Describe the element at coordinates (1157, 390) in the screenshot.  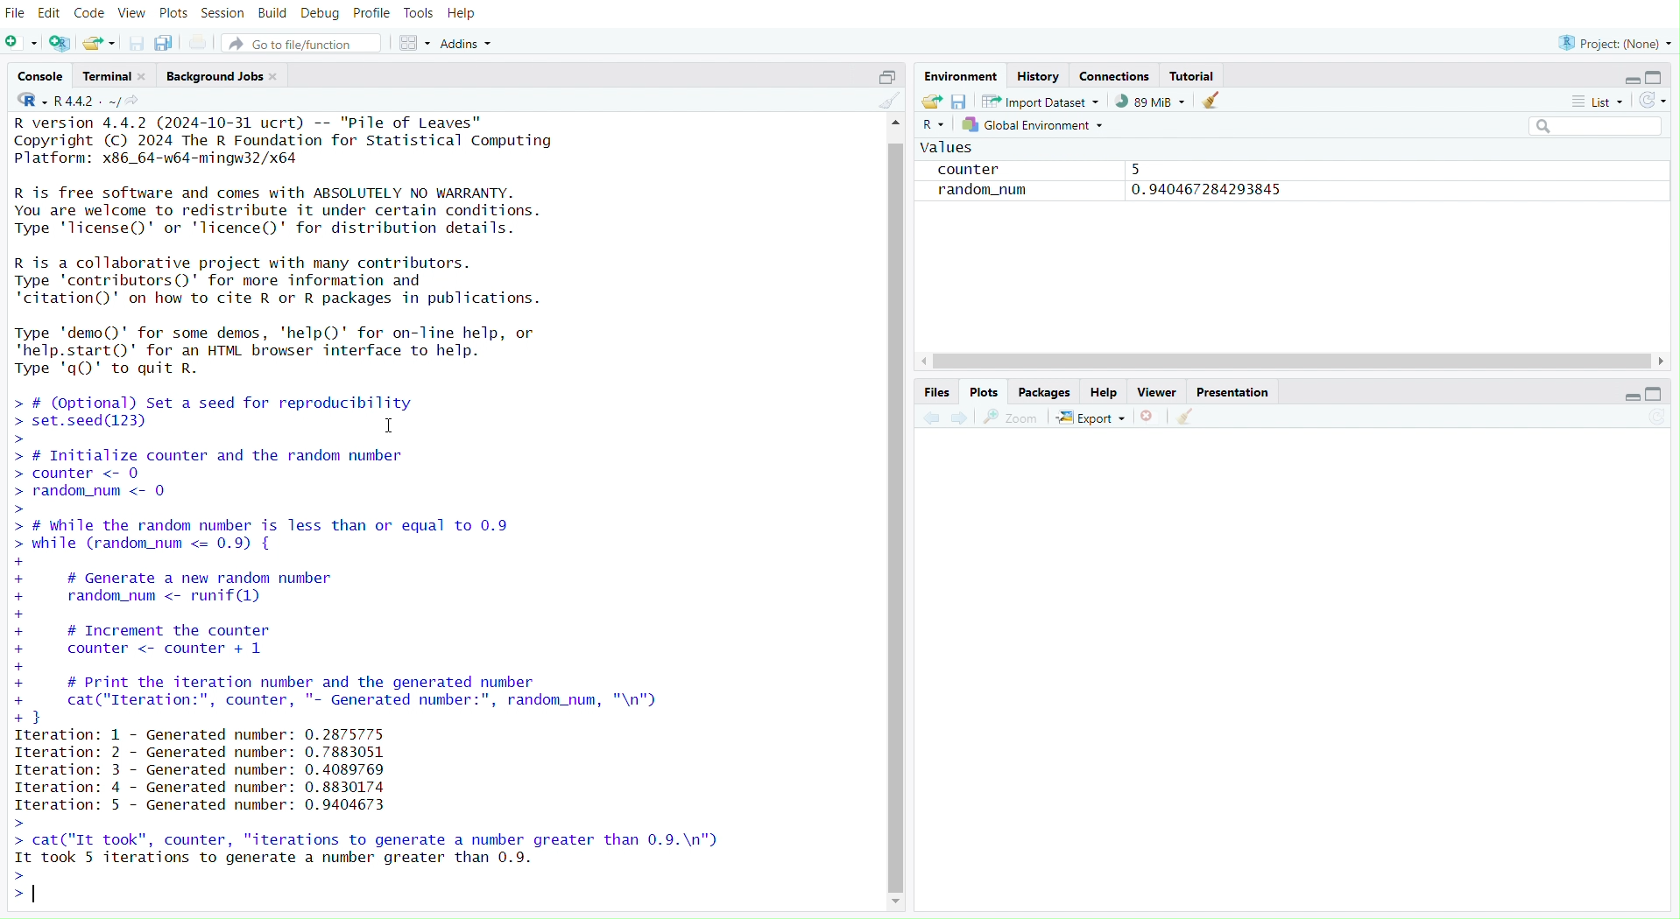
I see `Viewer` at that location.